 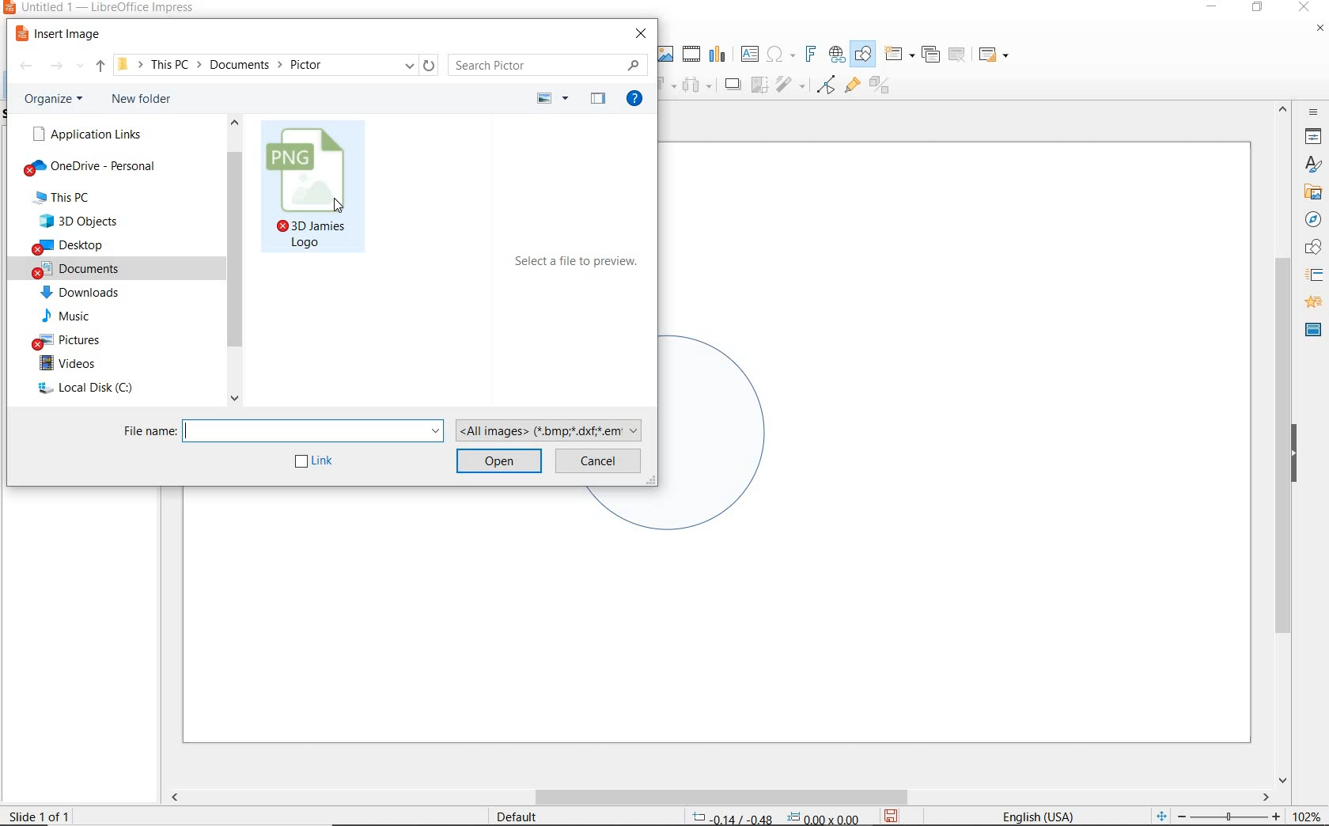 What do you see at coordinates (82, 364) in the screenshot?
I see `videos` at bounding box center [82, 364].